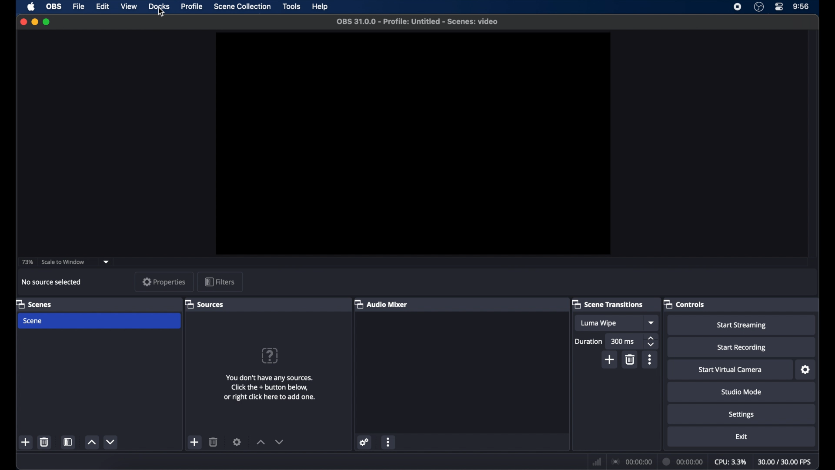 This screenshot has height=470, width=835. Describe the element at coordinates (128, 7) in the screenshot. I see `view` at that location.